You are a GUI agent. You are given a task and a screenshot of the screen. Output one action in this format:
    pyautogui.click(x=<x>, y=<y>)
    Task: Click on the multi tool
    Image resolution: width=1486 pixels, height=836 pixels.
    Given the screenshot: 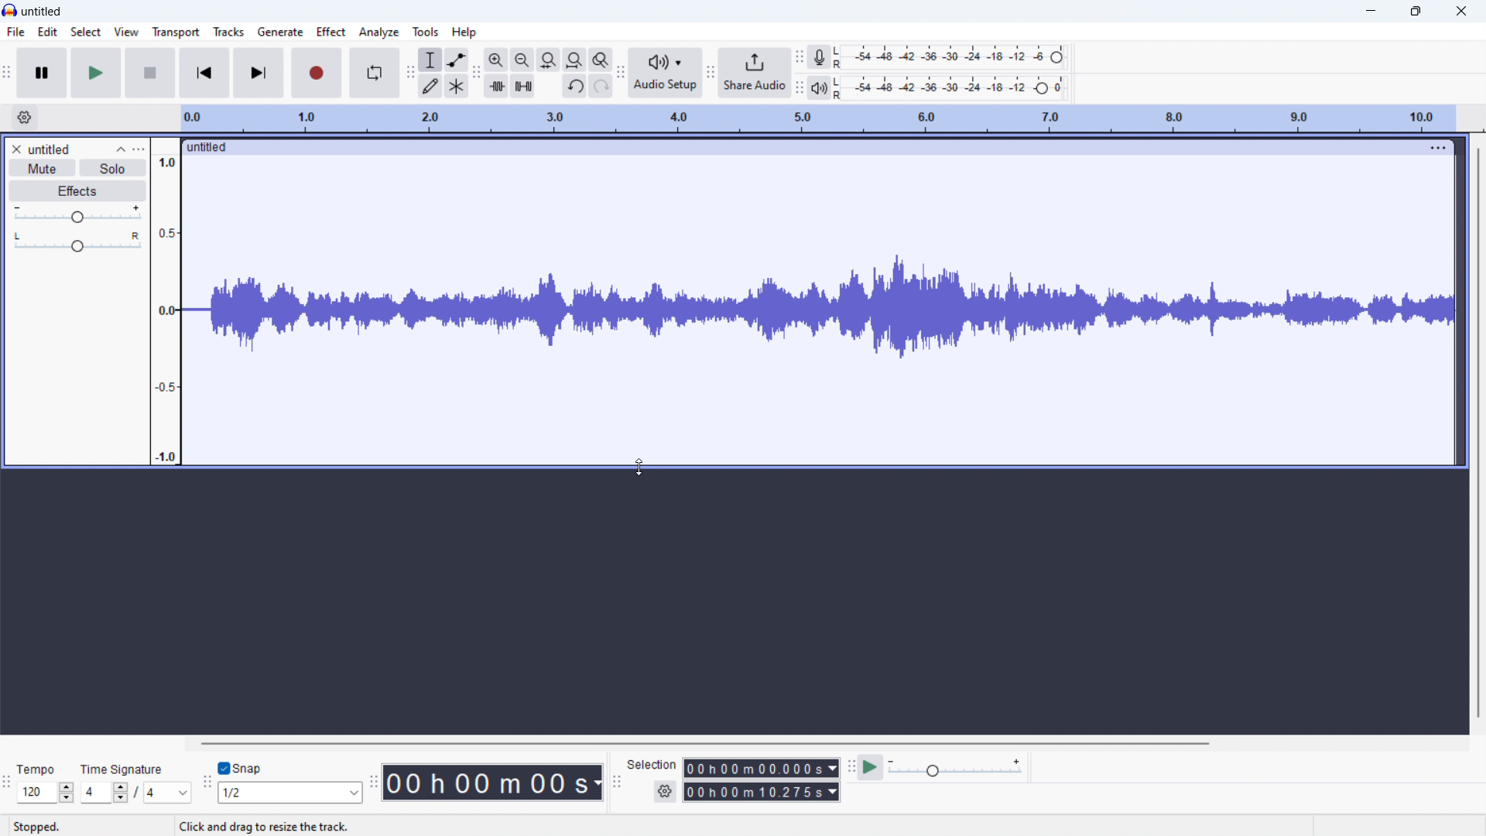 What is the action you would take?
    pyautogui.click(x=457, y=86)
    